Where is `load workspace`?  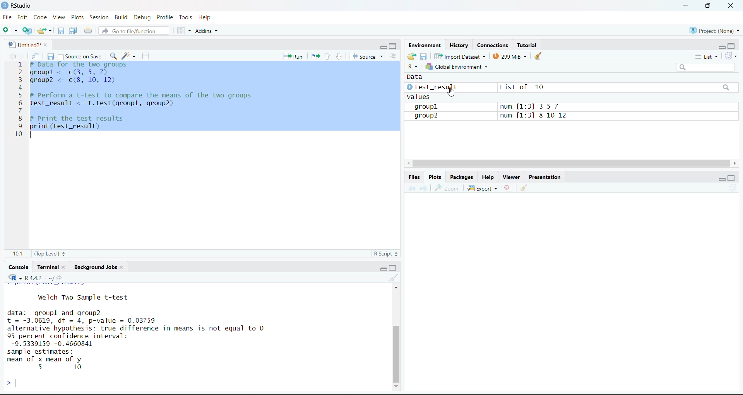
load workspace is located at coordinates (412, 56).